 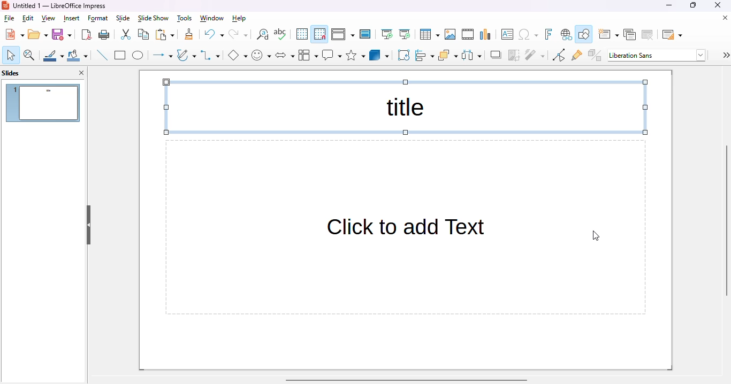 What do you see at coordinates (559, 55) in the screenshot?
I see `toggle point edit mode` at bounding box center [559, 55].